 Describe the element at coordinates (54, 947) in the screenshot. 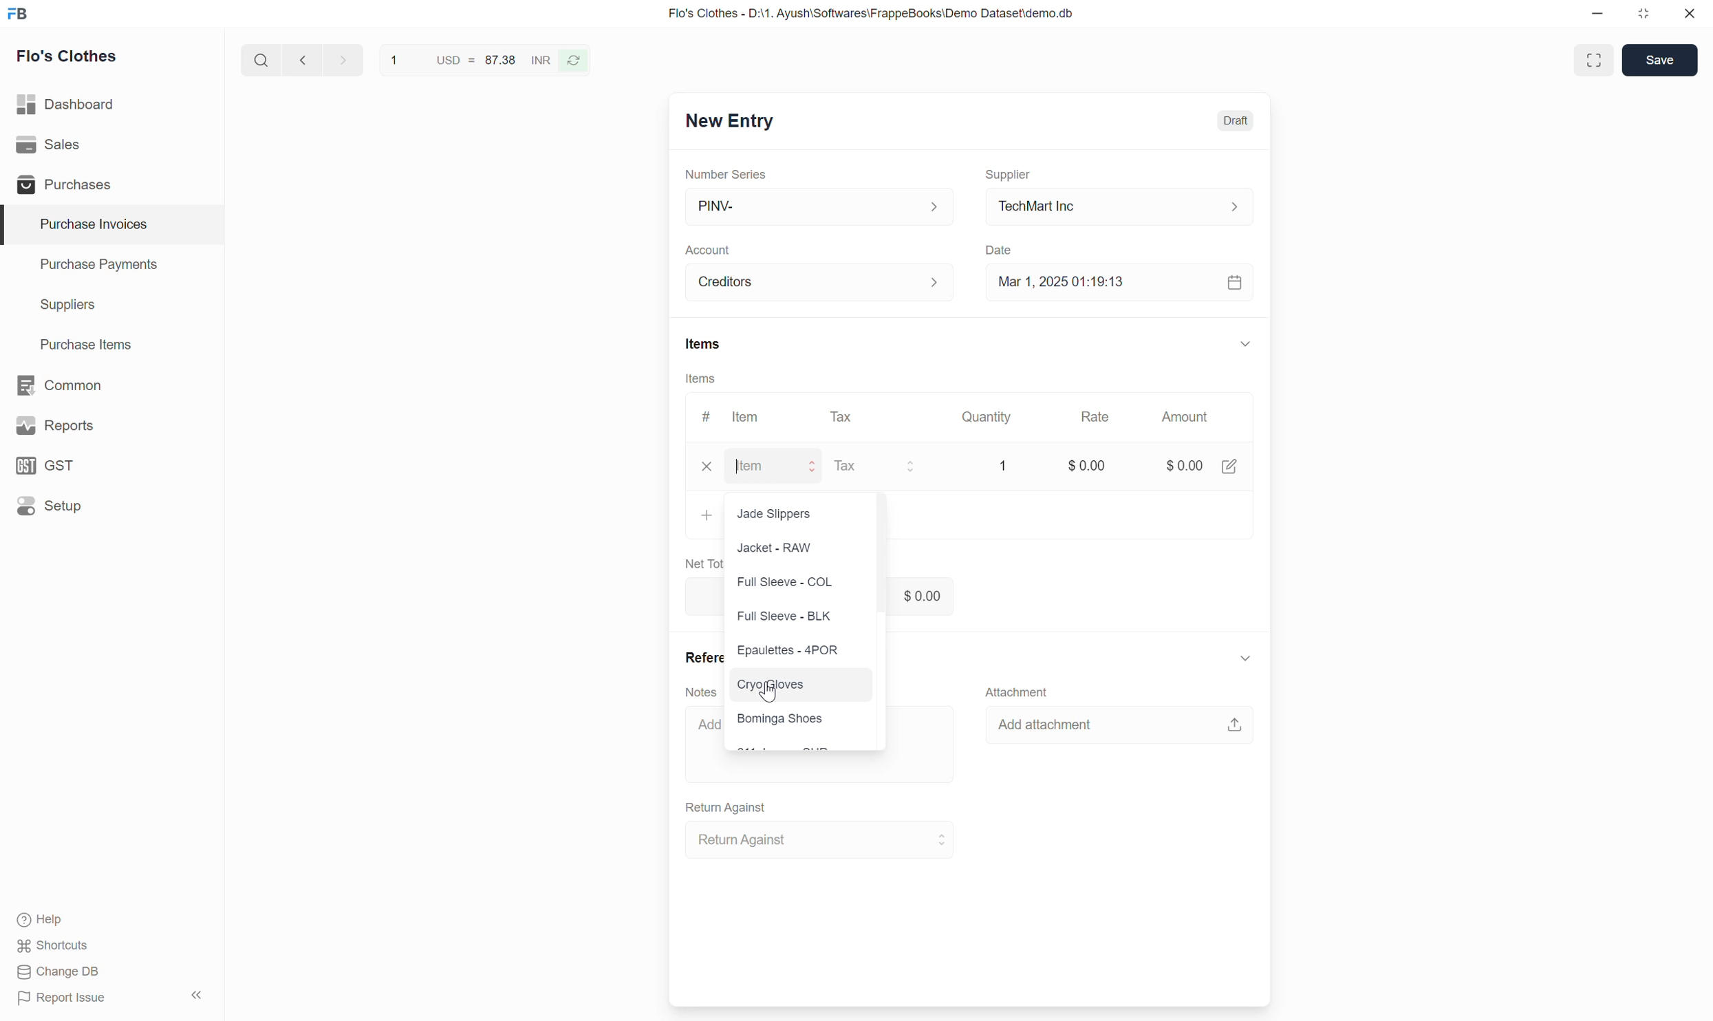

I see `Shortcuts` at that location.